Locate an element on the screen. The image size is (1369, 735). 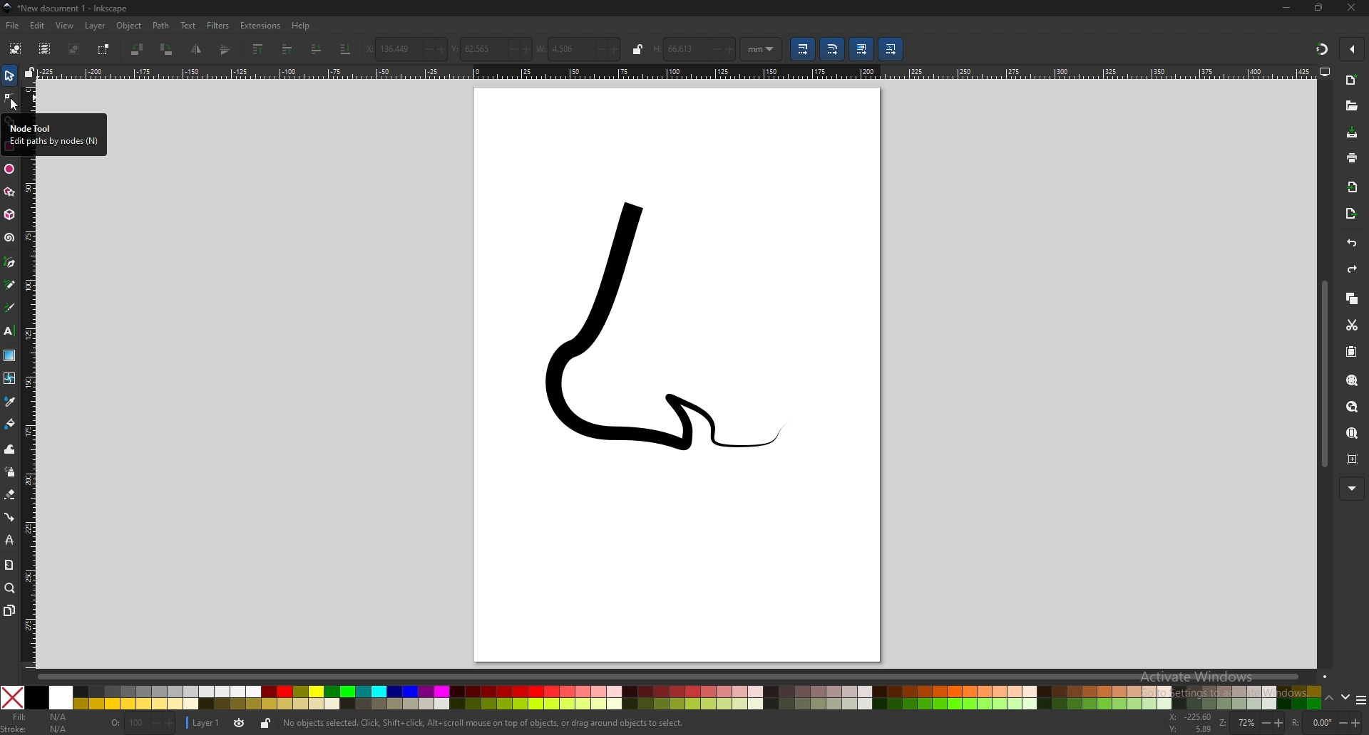
resize is located at coordinates (1319, 9).